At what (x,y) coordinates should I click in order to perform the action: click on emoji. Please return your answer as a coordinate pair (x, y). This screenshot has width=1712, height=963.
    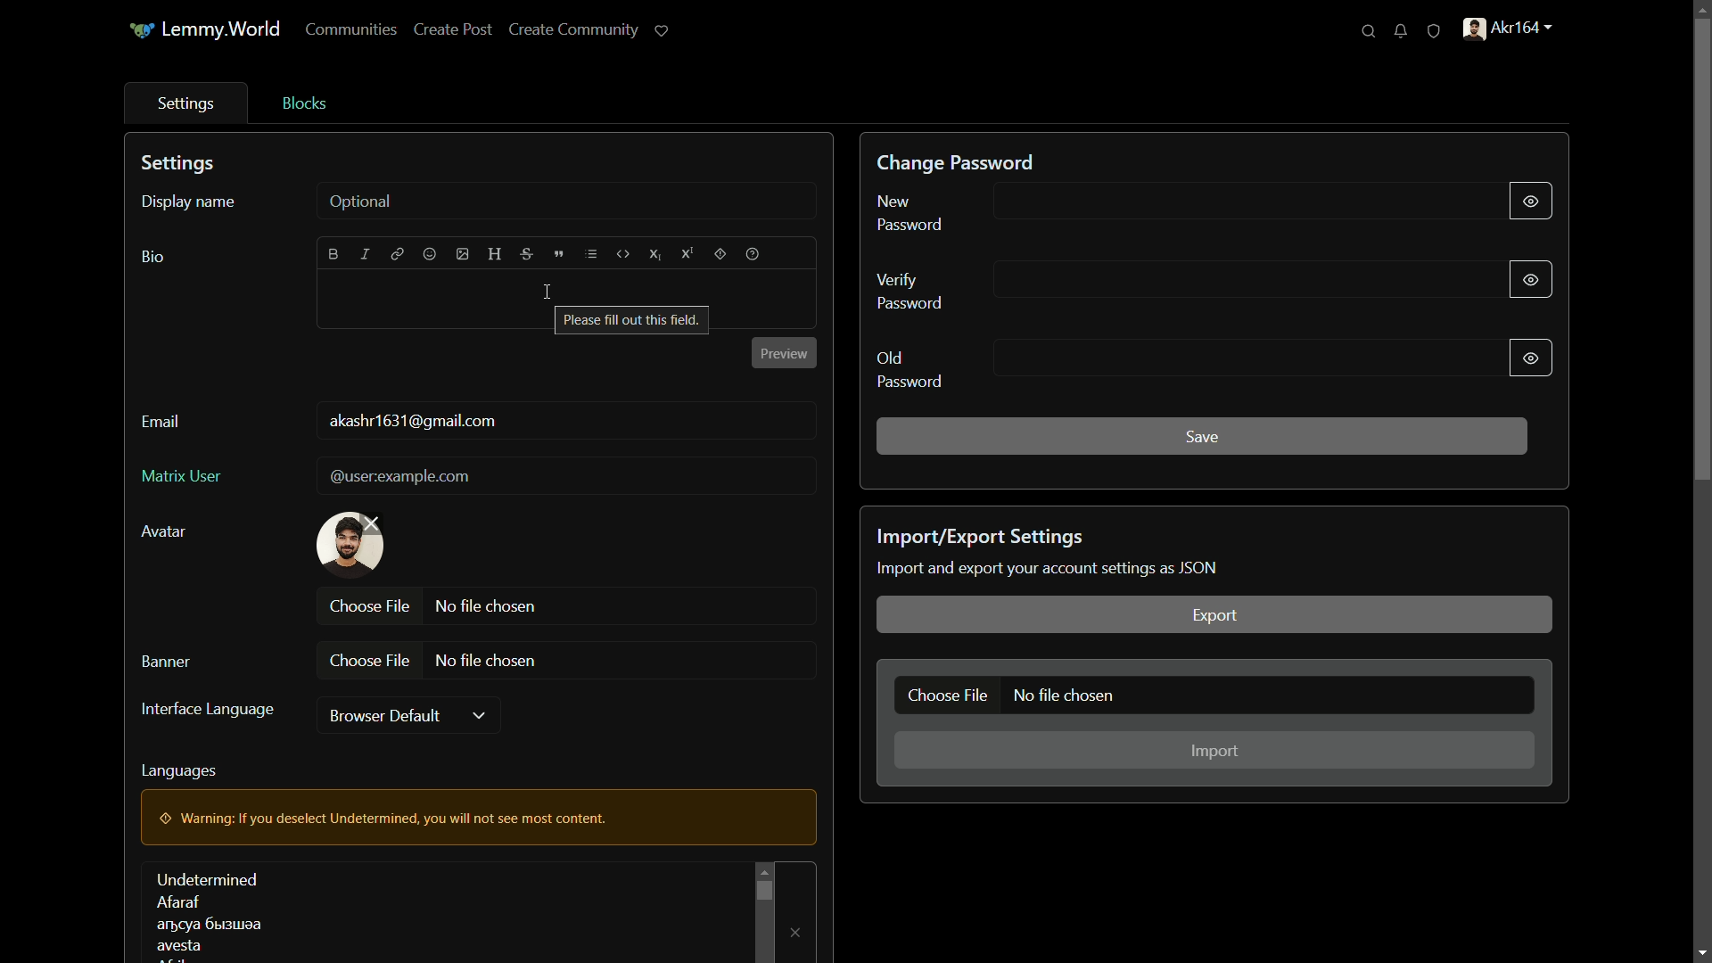
    Looking at the image, I should click on (431, 253).